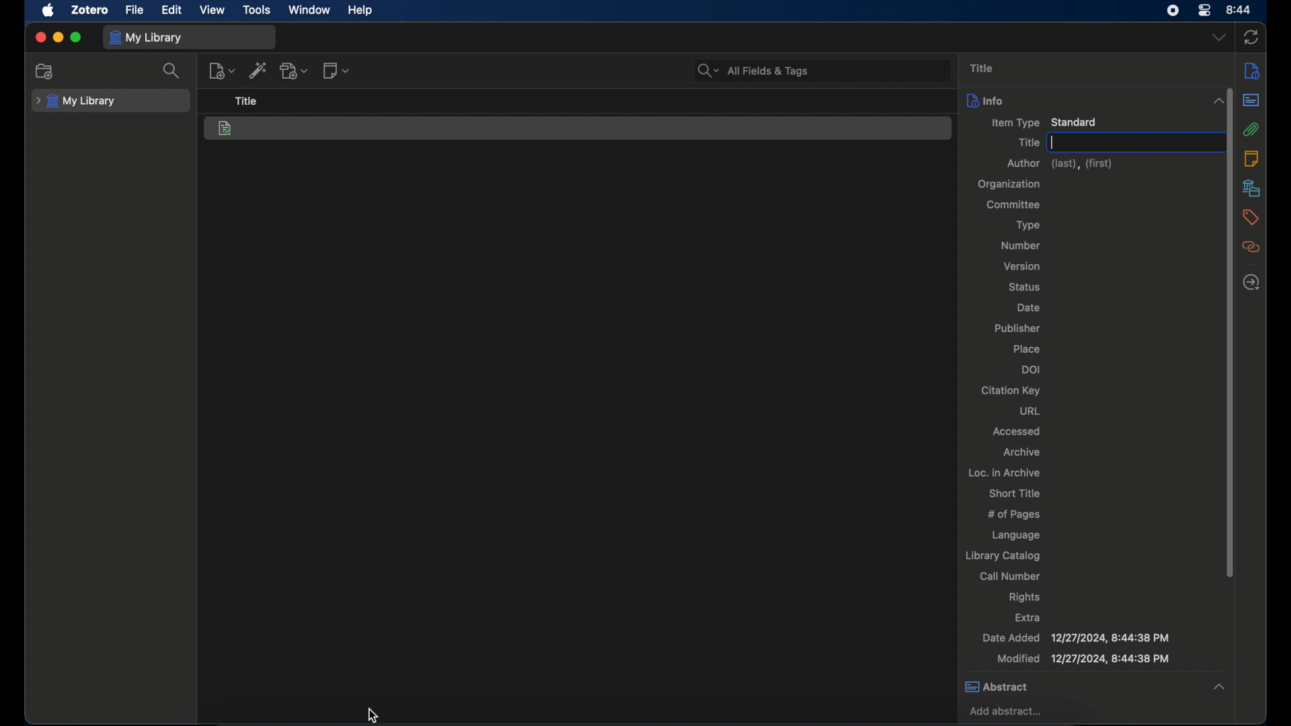 The height and width of the screenshot is (726, 1291). I want to click on add attachment, so click(295, 71).